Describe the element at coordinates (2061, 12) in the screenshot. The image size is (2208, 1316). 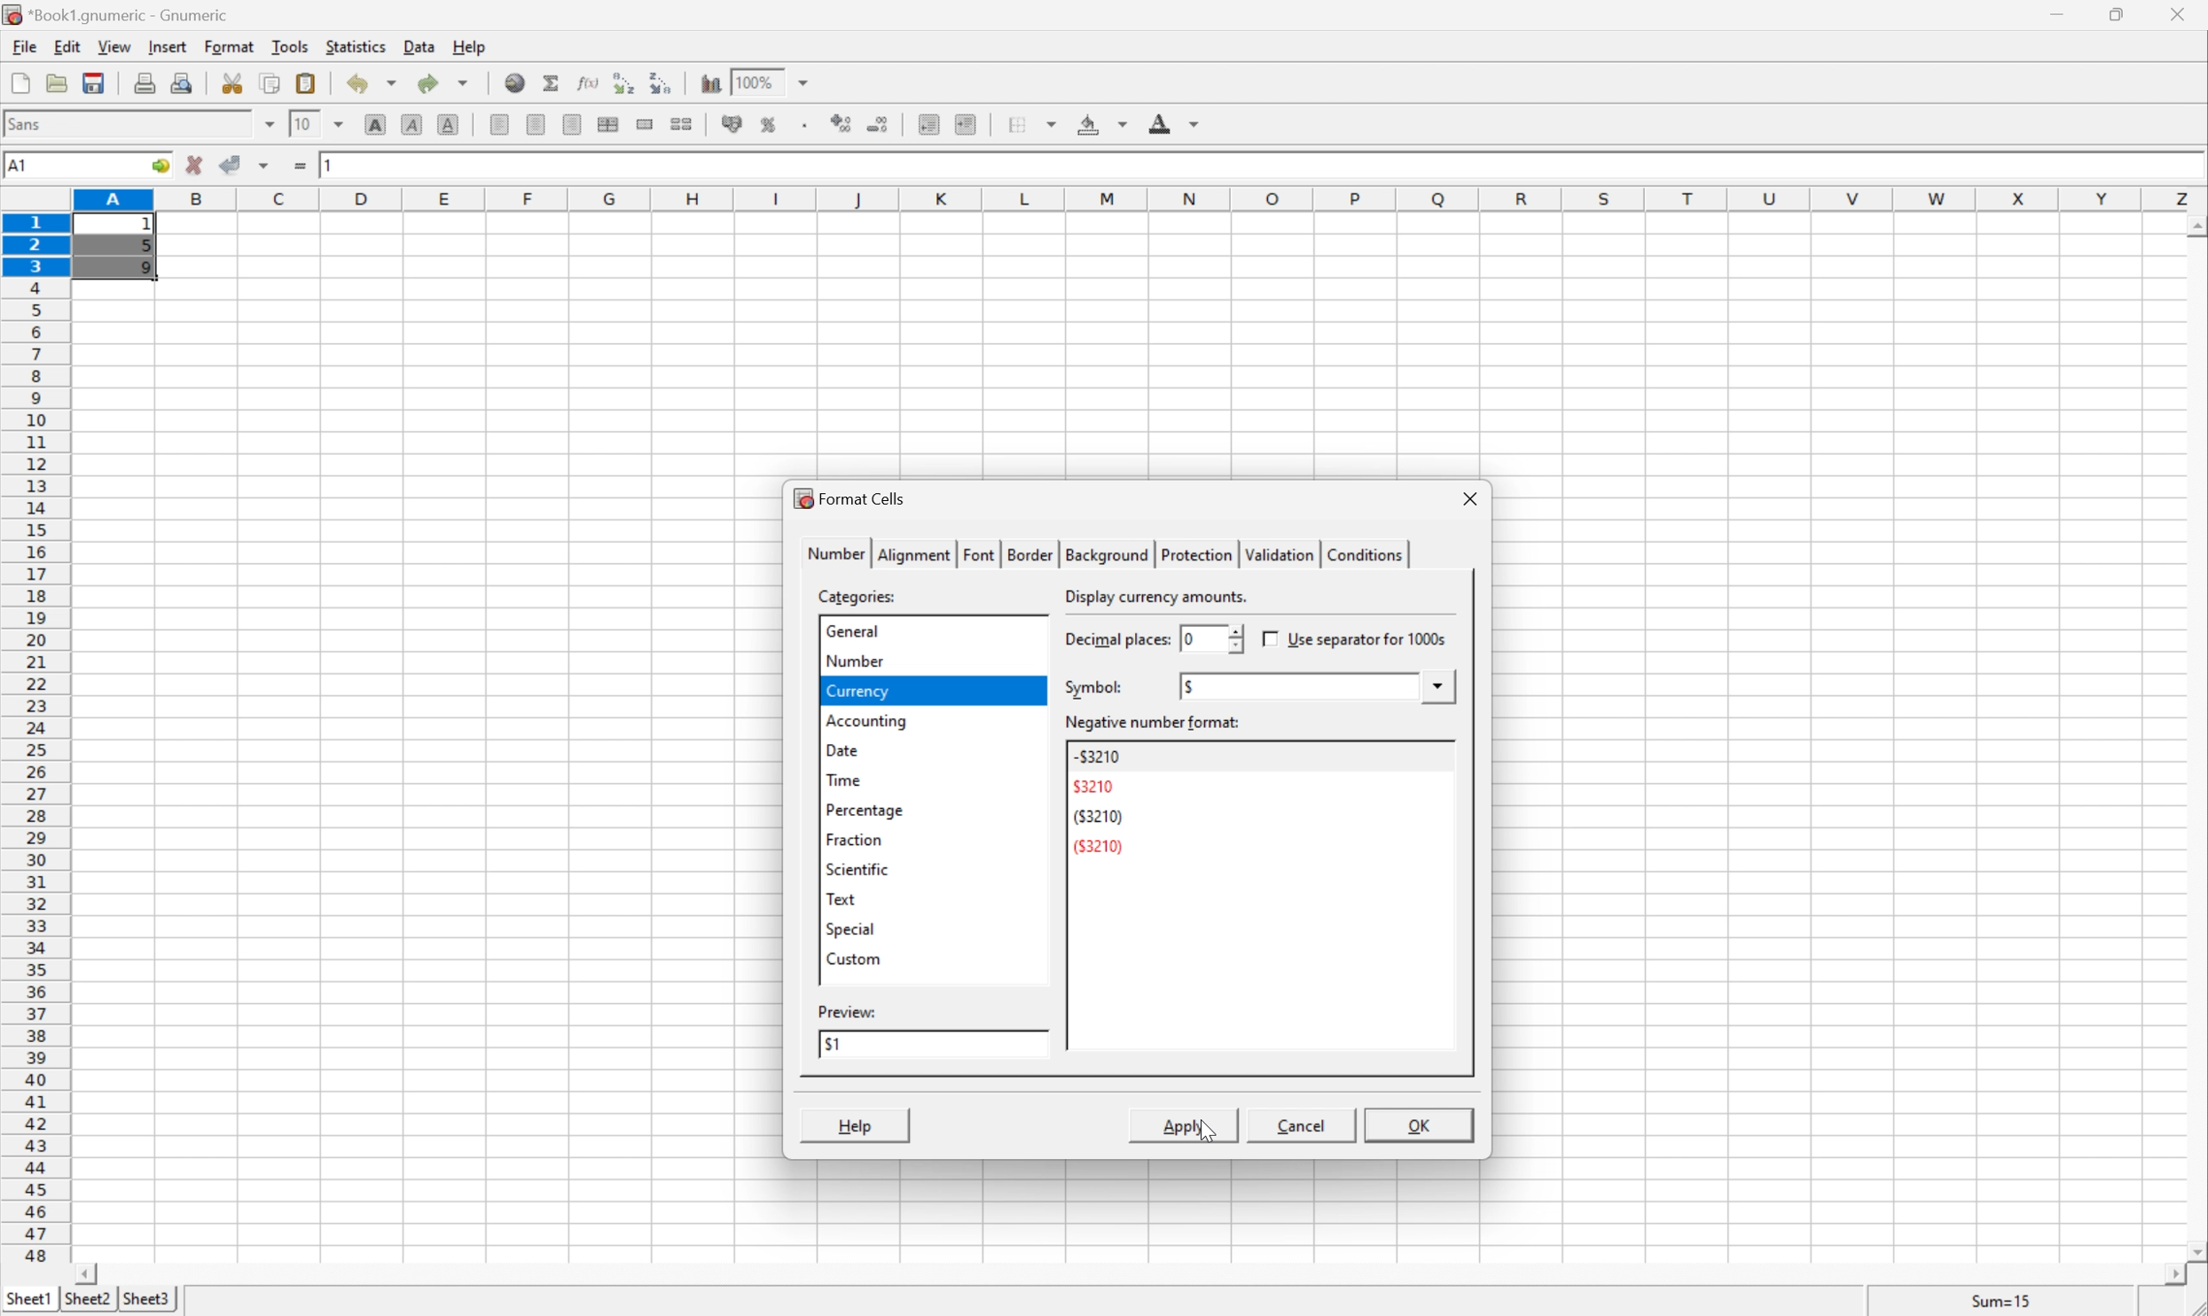
I see `minimize` at that location.